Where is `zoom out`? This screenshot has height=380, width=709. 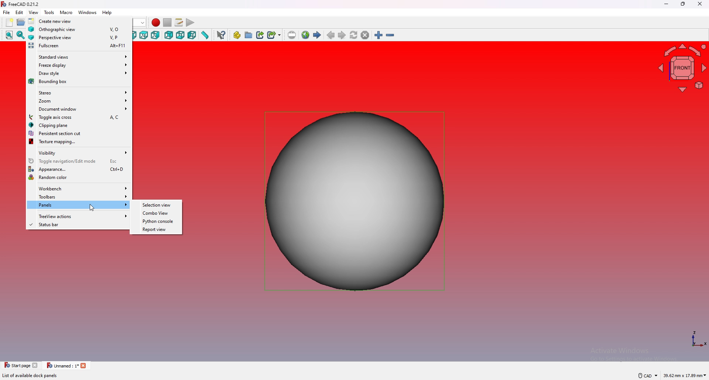 zoom out is located at coordinates (390, 35).